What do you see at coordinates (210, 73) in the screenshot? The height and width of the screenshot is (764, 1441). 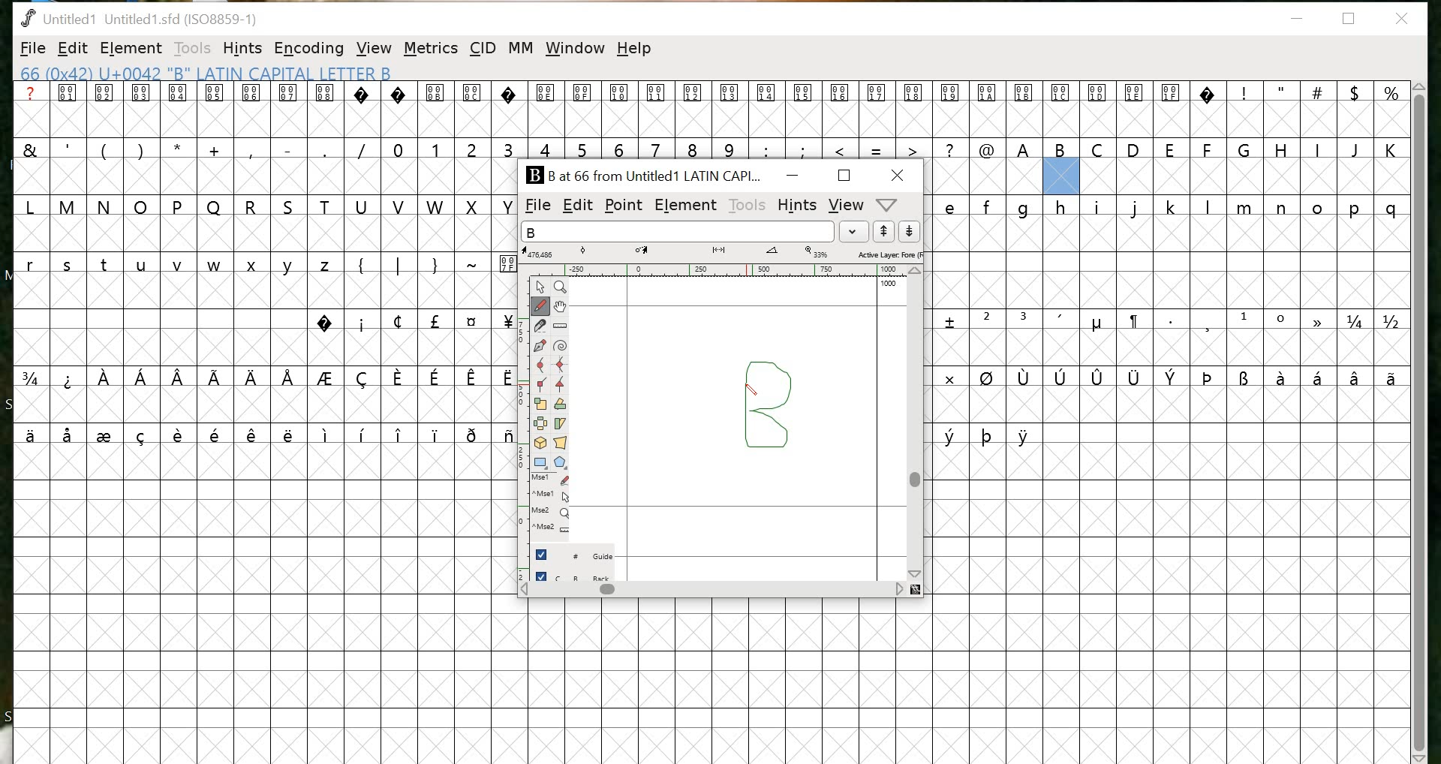 I see ` 66 (0x42) U+0042 "B" LATIN CAPITAL LETTER B` at bounding box center [210, 73].